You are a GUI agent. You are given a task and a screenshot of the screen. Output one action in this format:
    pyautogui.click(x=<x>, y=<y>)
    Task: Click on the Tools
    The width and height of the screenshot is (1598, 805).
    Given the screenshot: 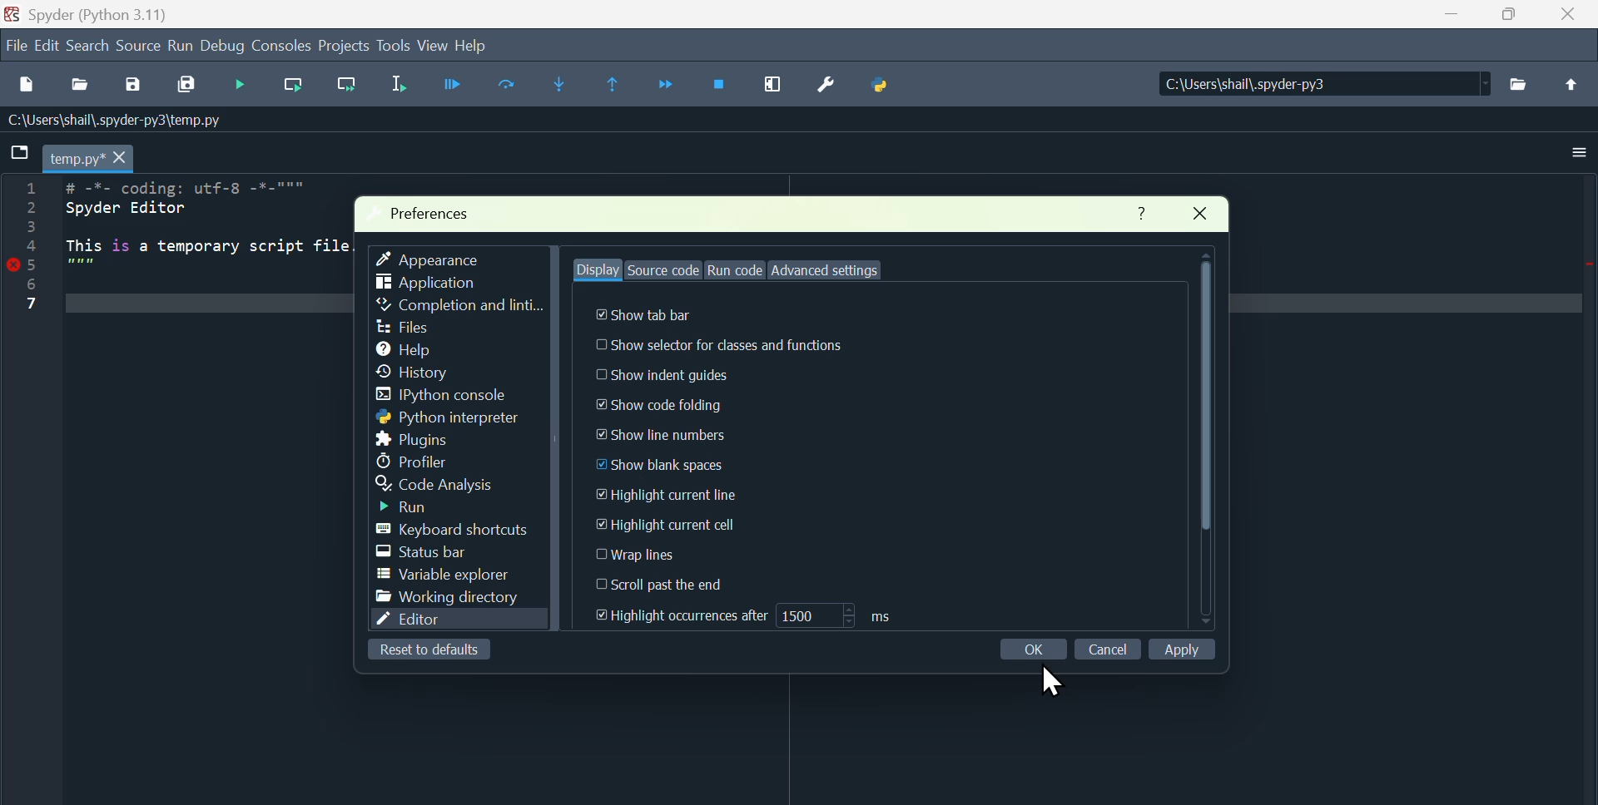 What is the action you would take?
    pyautogui.click(x=393, y=47)
    